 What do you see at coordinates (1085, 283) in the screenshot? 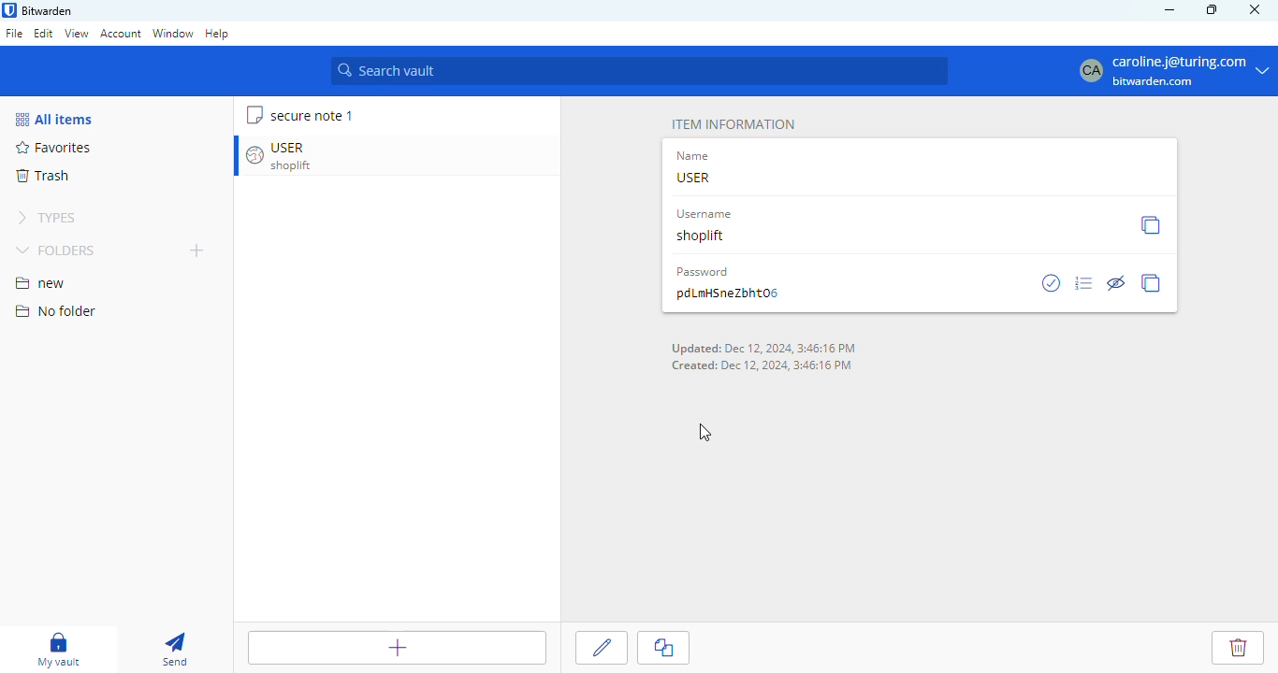
I see `numbering` at bounding box center [1085, 283].